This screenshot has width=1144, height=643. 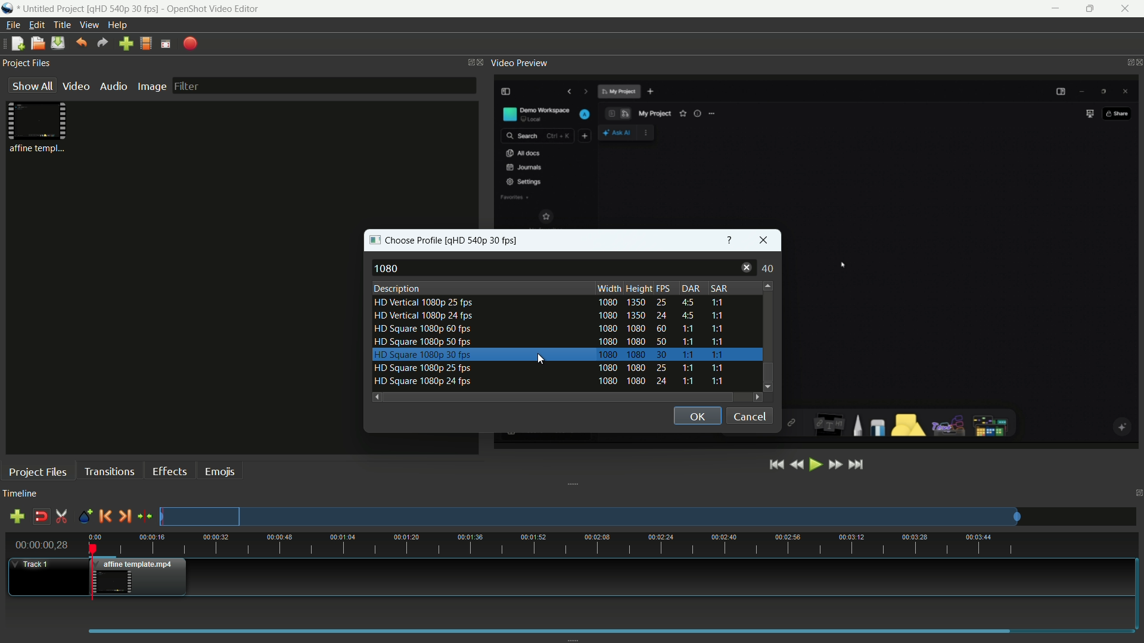 I want to click on time, so click(x=616, y=544).